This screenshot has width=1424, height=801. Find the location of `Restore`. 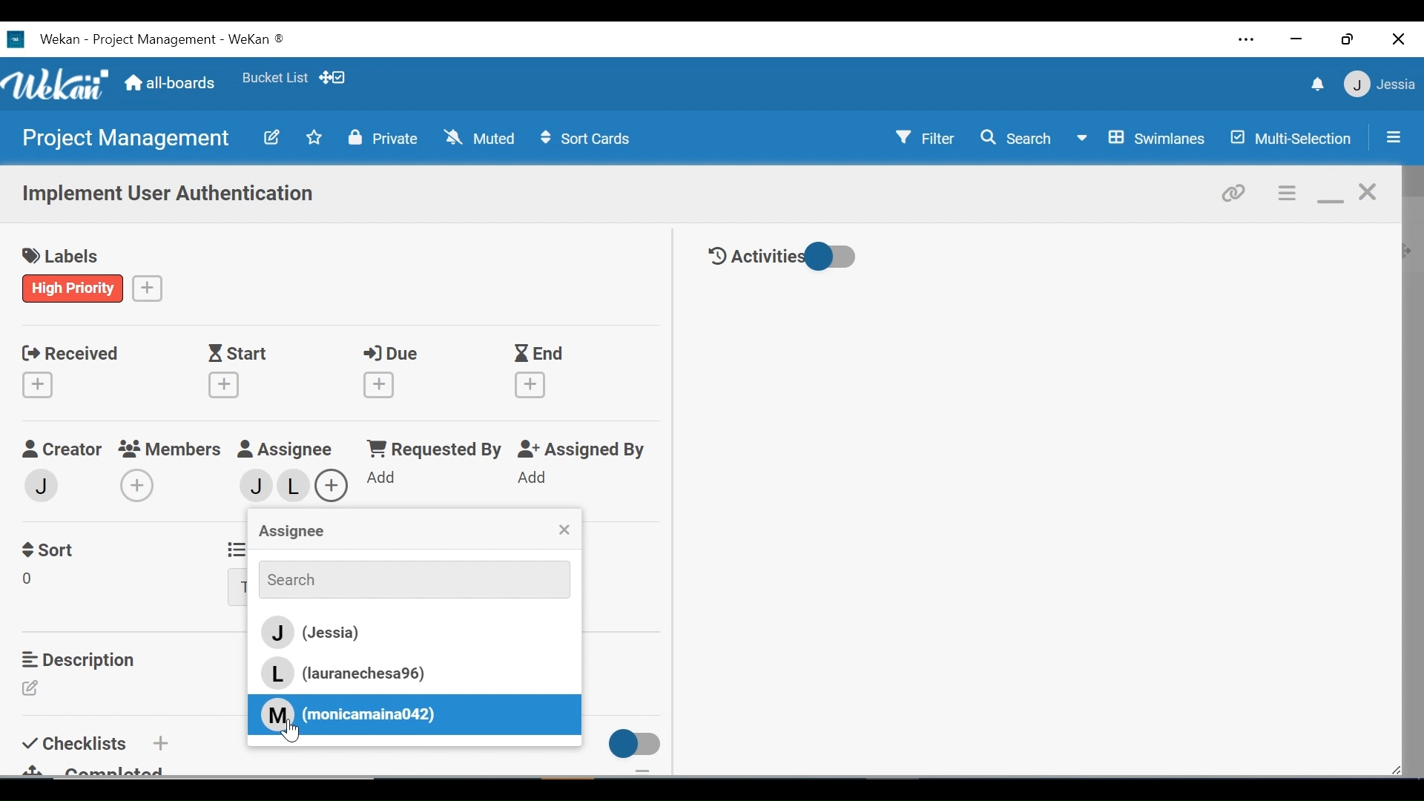

Restore is located at coordinates (1349, 39).